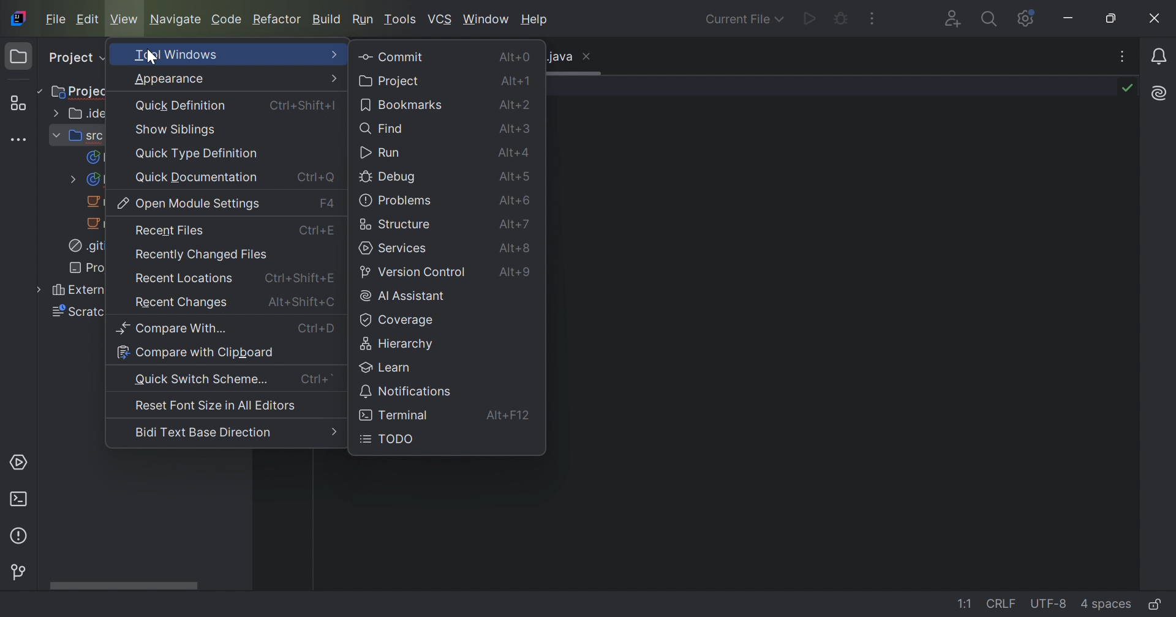 The width and height of the screenshot is (1176, 617). Describe the element at coordinates (177, 56) in the screenshot. I see `Tool Windows` at that location.